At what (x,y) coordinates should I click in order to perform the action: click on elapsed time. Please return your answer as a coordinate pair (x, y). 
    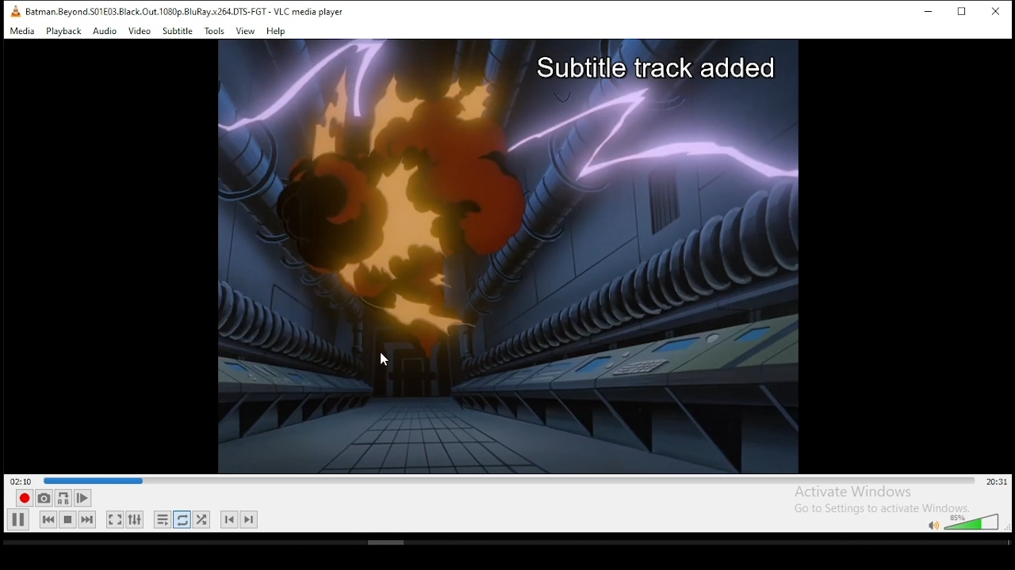
    Looking at the image, I should click on (21, 480).